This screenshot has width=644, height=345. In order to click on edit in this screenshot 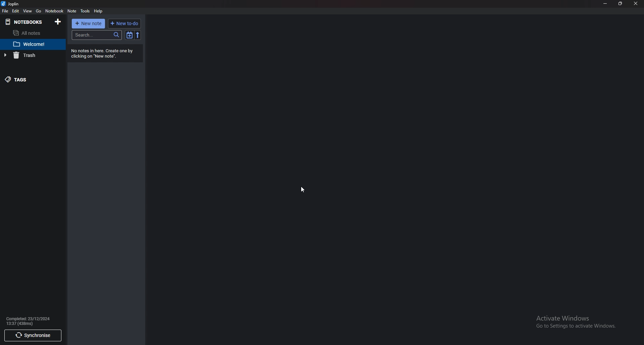, I will do `click(16, 11)`.